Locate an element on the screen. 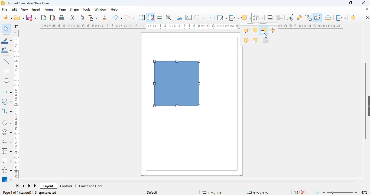 The height and width of the screenshot is (195, 370). click to save the document is located at coordinates (303, 192).